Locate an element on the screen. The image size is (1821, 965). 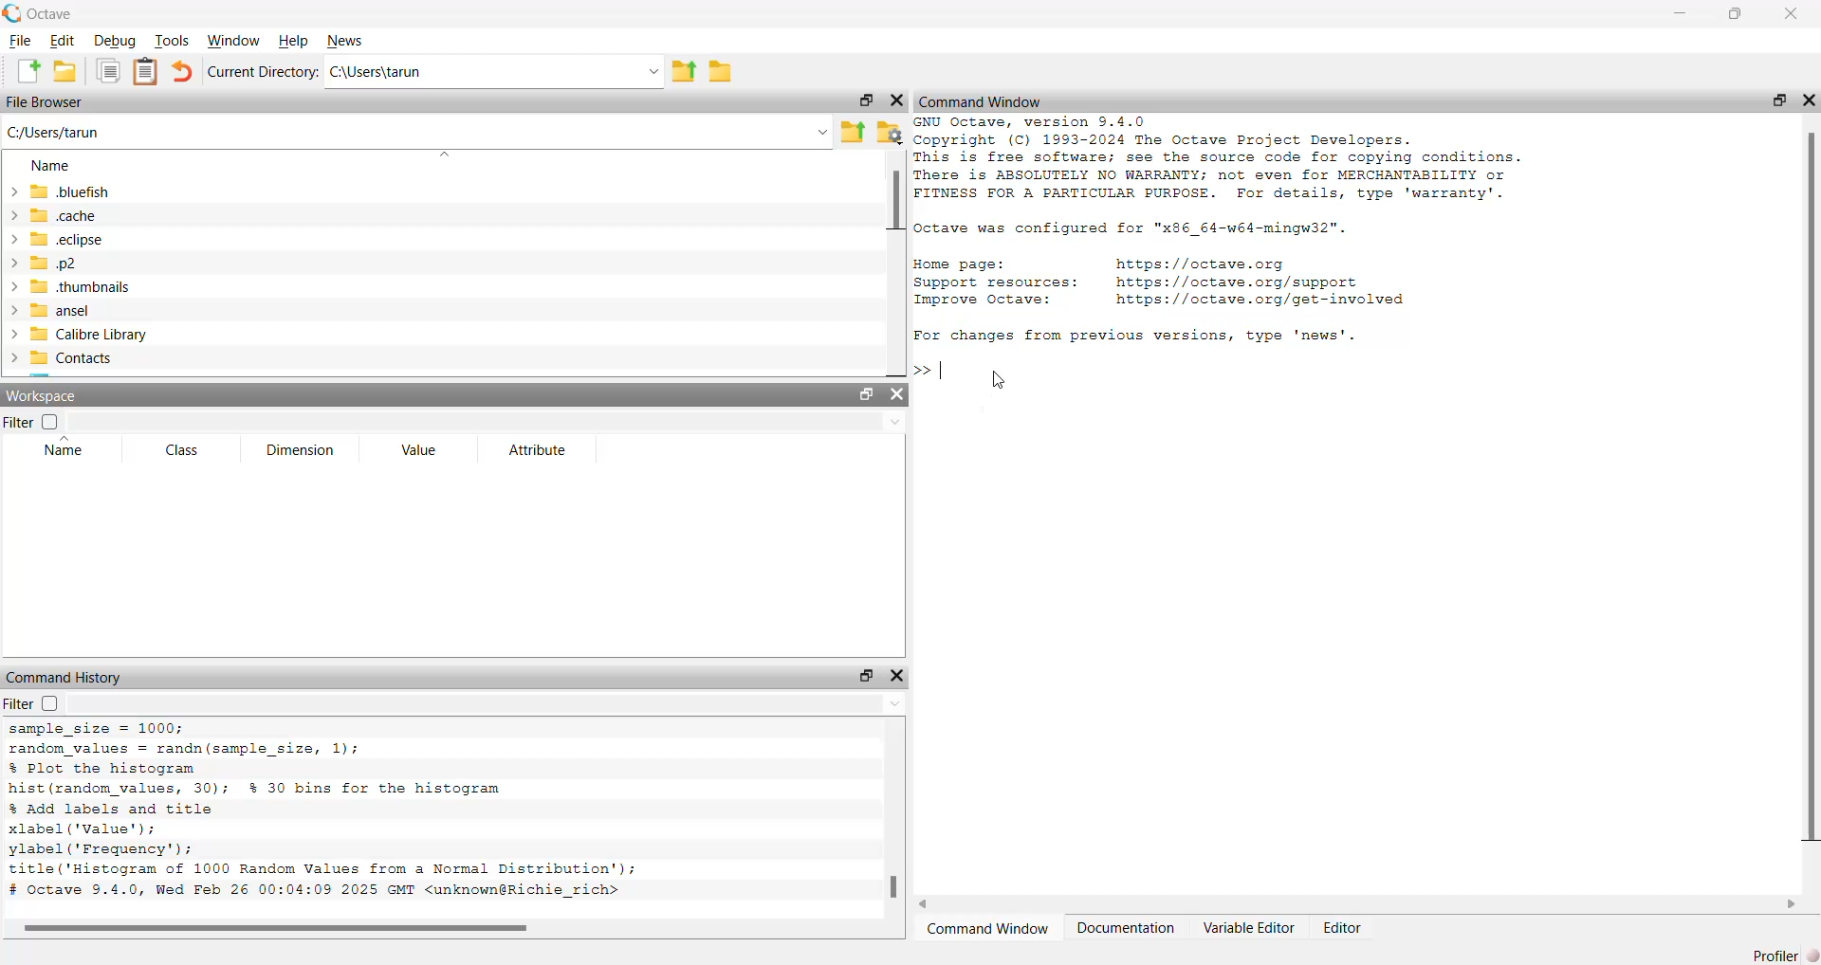
typing cursor is located at coordinates (930, 372).